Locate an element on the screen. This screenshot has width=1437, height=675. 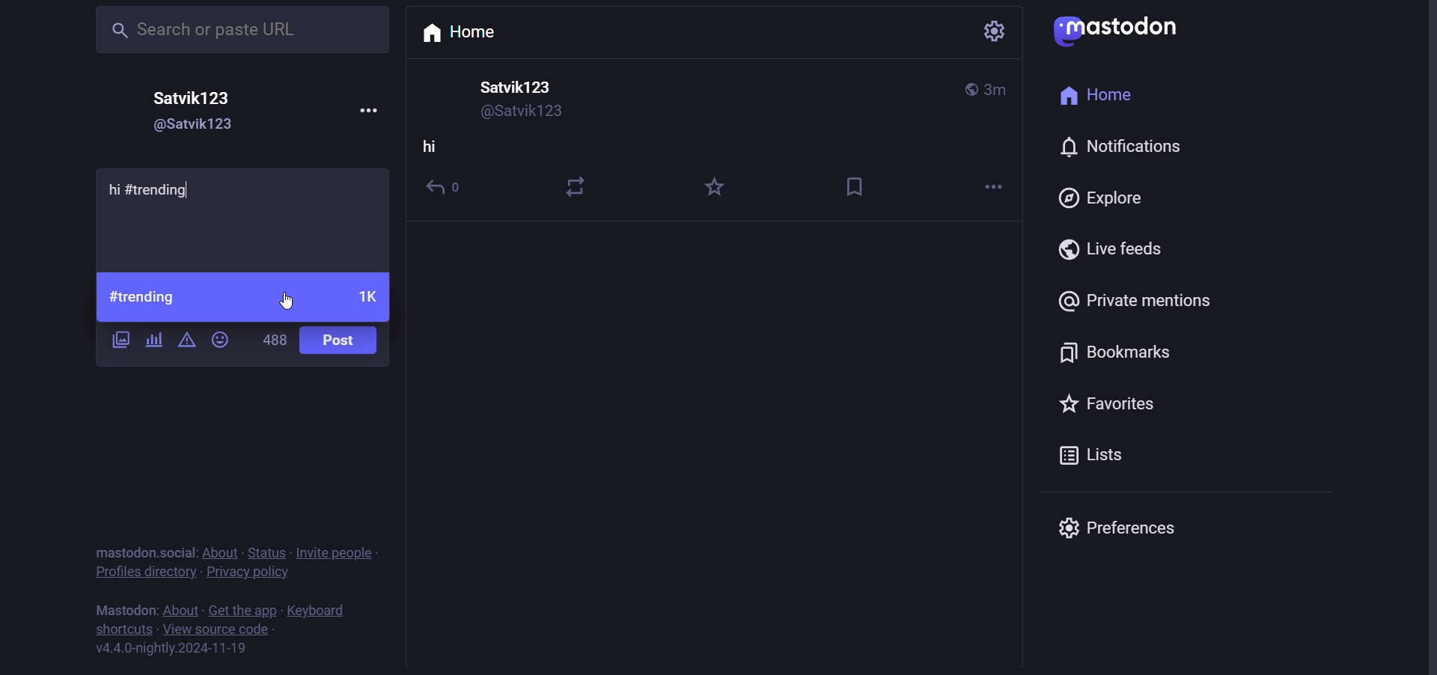
private mention is located at coordinates (1133, 303).